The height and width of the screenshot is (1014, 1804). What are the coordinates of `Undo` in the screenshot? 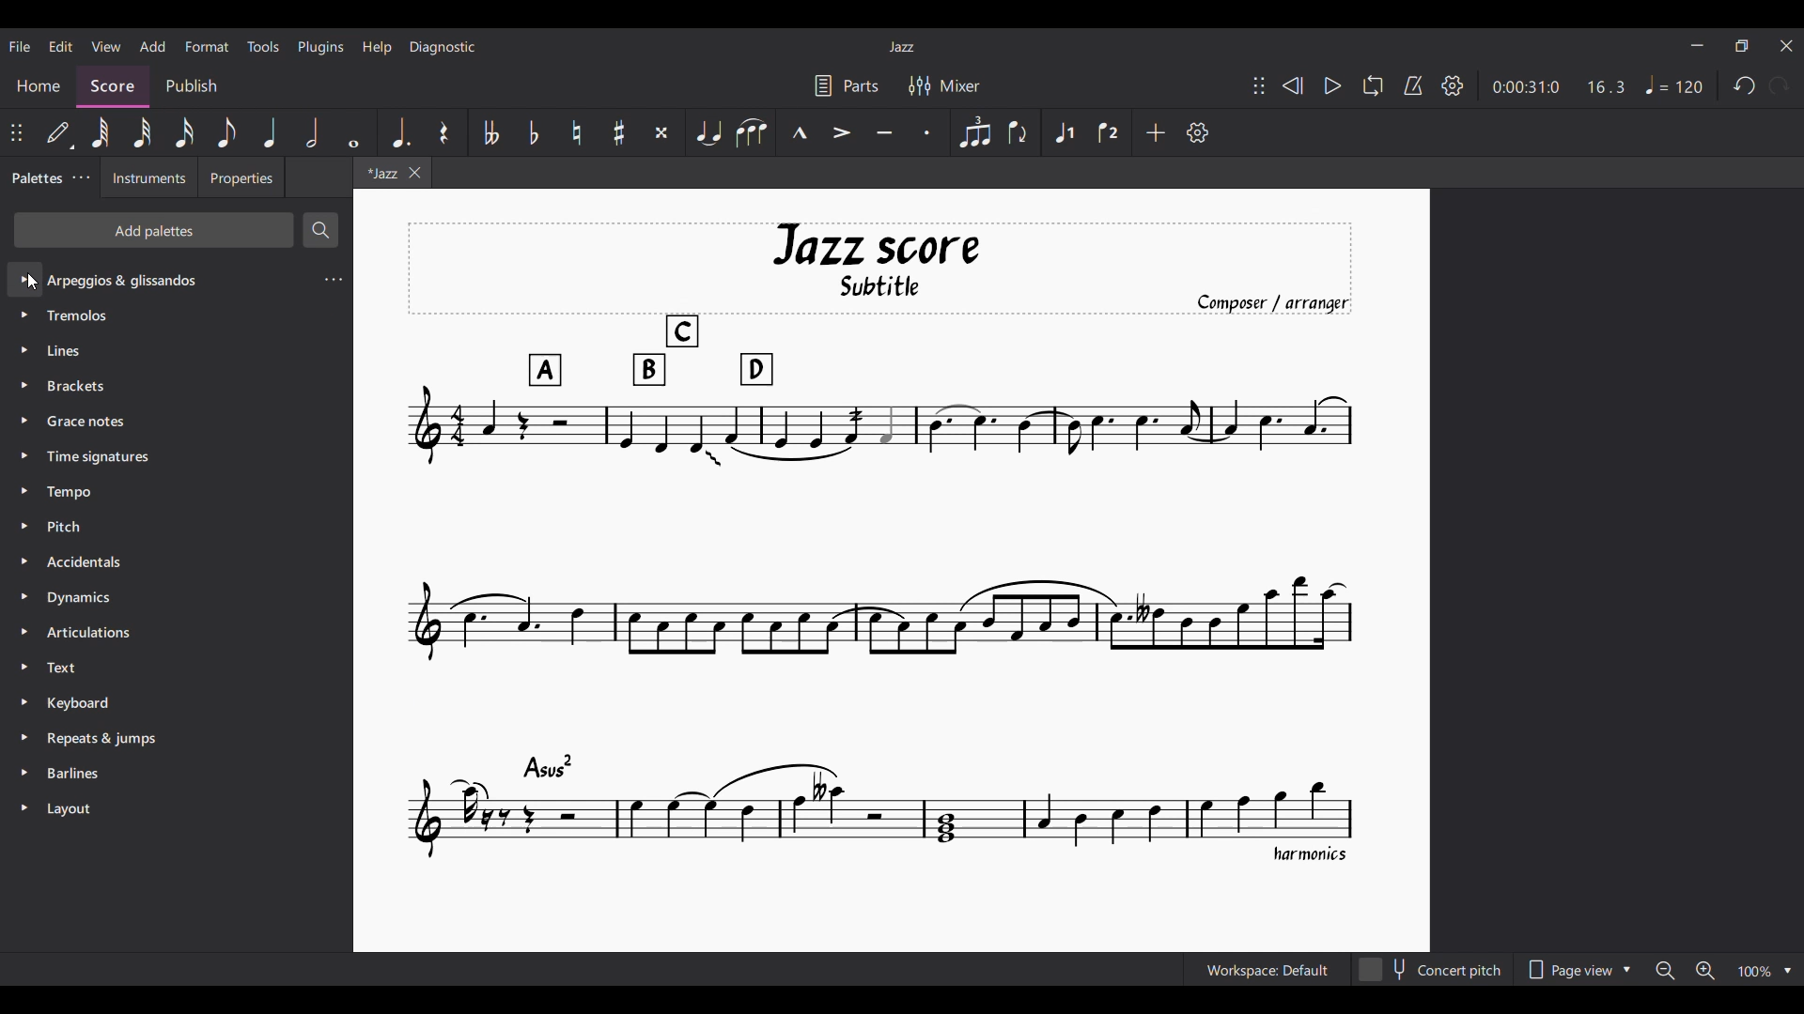 It's located at (1745, 85).